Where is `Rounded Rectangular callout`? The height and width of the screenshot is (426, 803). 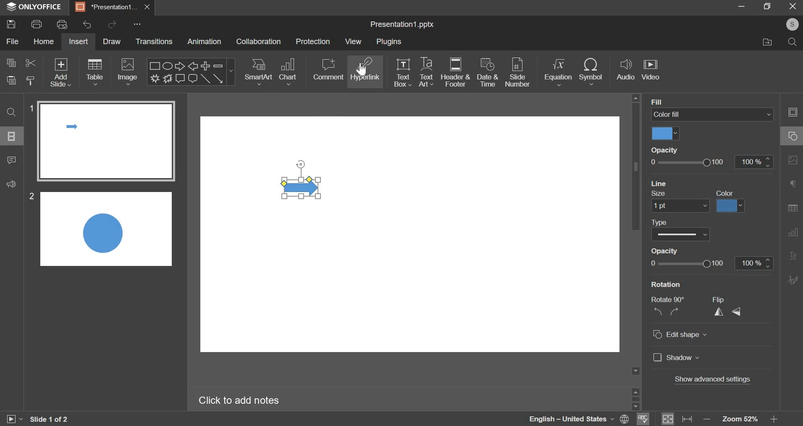 Rounded Rectangular callout is located at coordinates (193, 79).